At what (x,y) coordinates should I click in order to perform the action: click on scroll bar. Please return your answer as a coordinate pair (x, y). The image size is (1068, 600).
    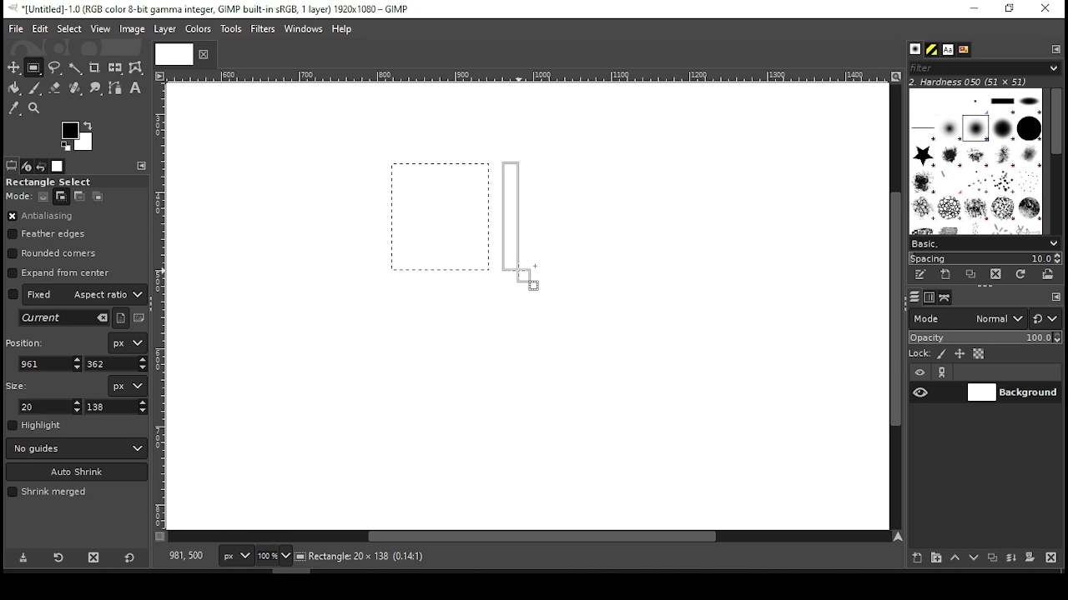
    Looking at the image, I should click on (529, 537).